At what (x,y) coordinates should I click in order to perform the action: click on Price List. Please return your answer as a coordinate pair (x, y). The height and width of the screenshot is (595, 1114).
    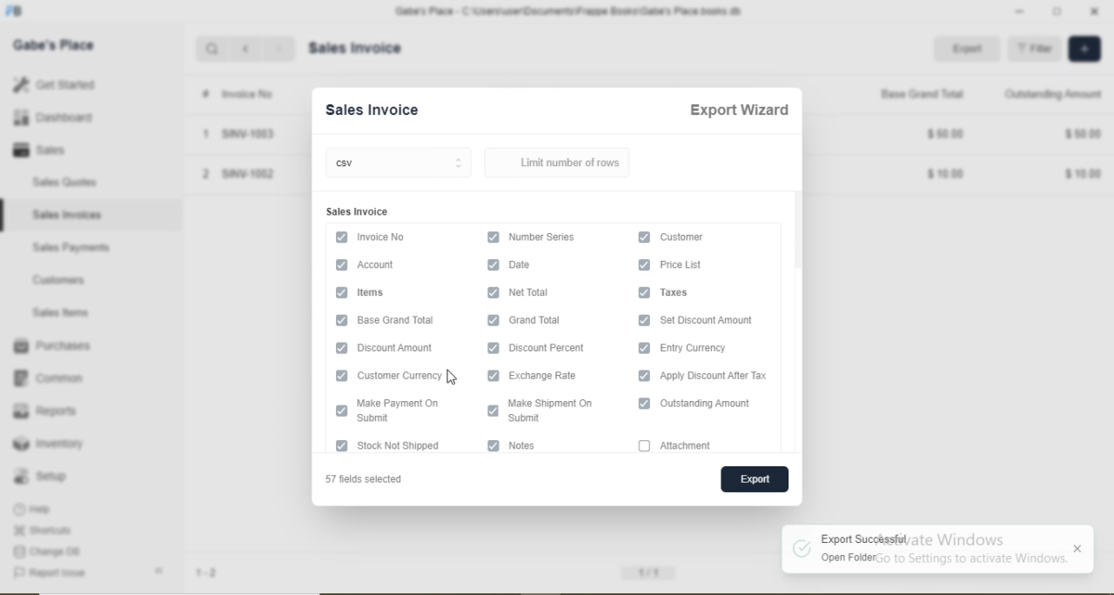
    Looking at the image, I should click on (694, 264).